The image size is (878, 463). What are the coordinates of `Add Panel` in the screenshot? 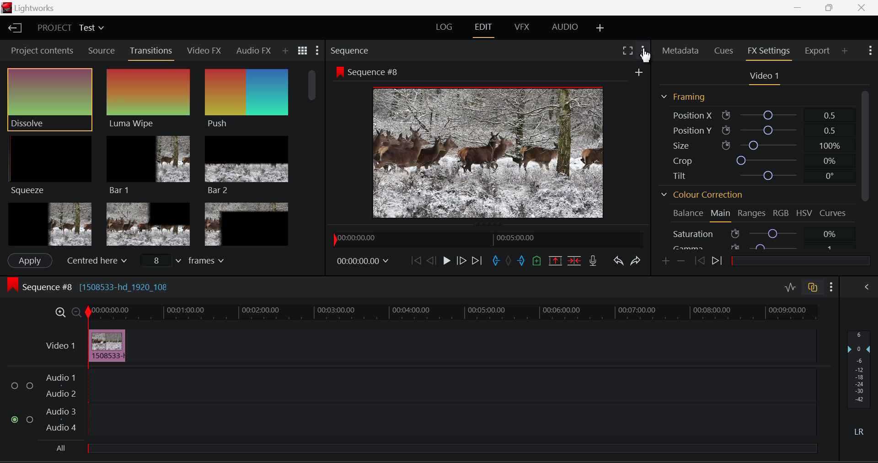 It's located at (846, 51).